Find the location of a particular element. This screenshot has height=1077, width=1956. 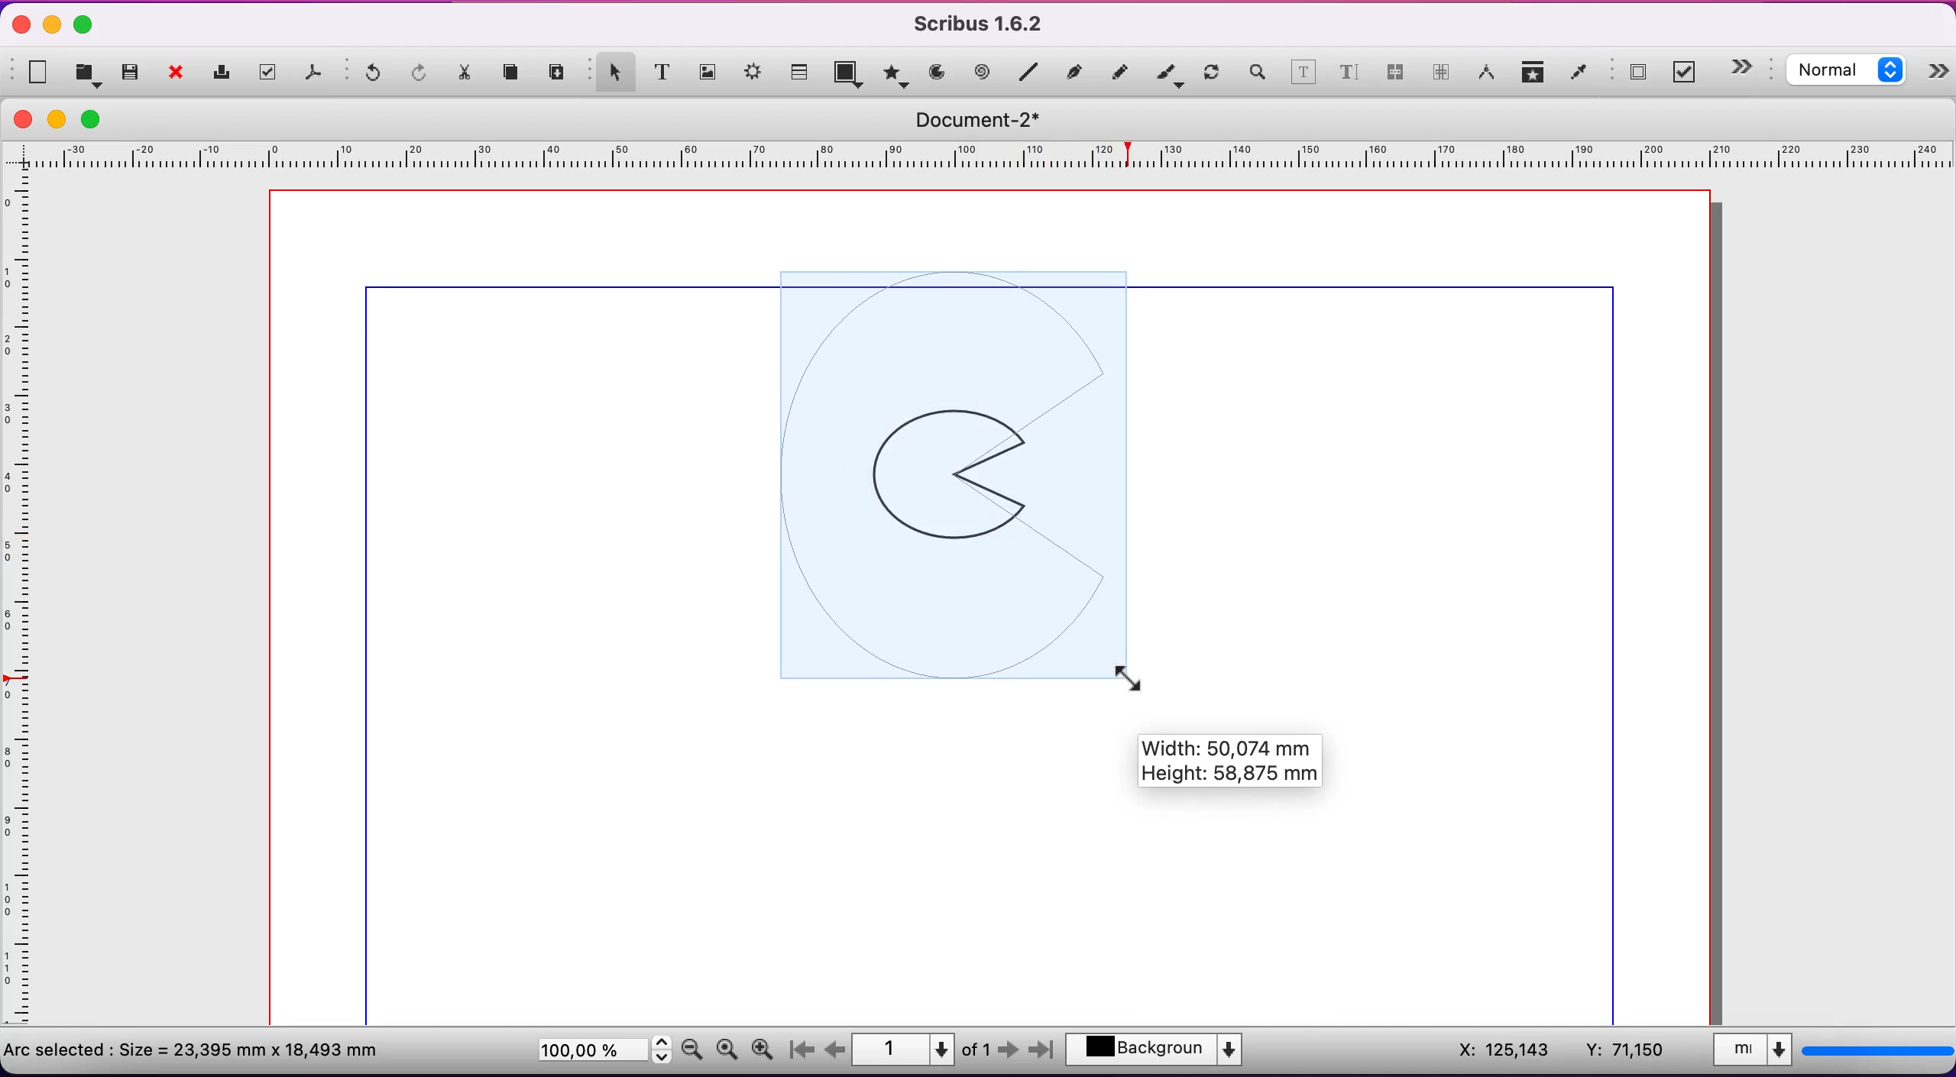

minimize is located at coordinates (61, 119).